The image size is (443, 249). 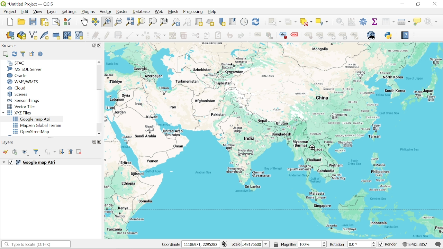 I want to click on Vector, so click(x=106, y=12).